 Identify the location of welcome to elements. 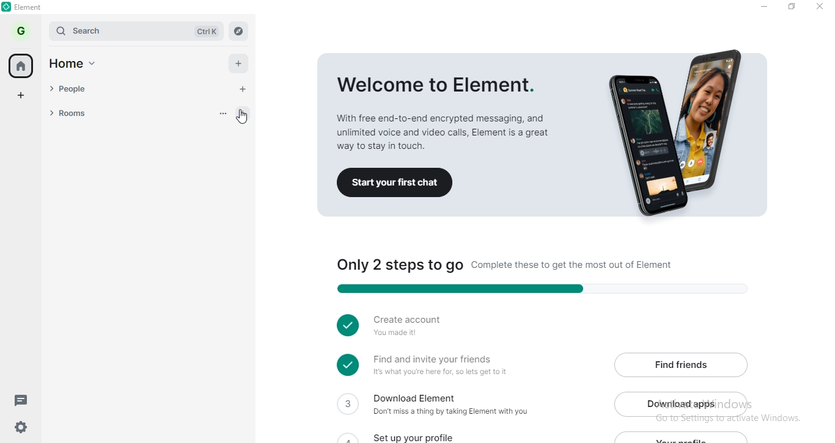
(545, 99).